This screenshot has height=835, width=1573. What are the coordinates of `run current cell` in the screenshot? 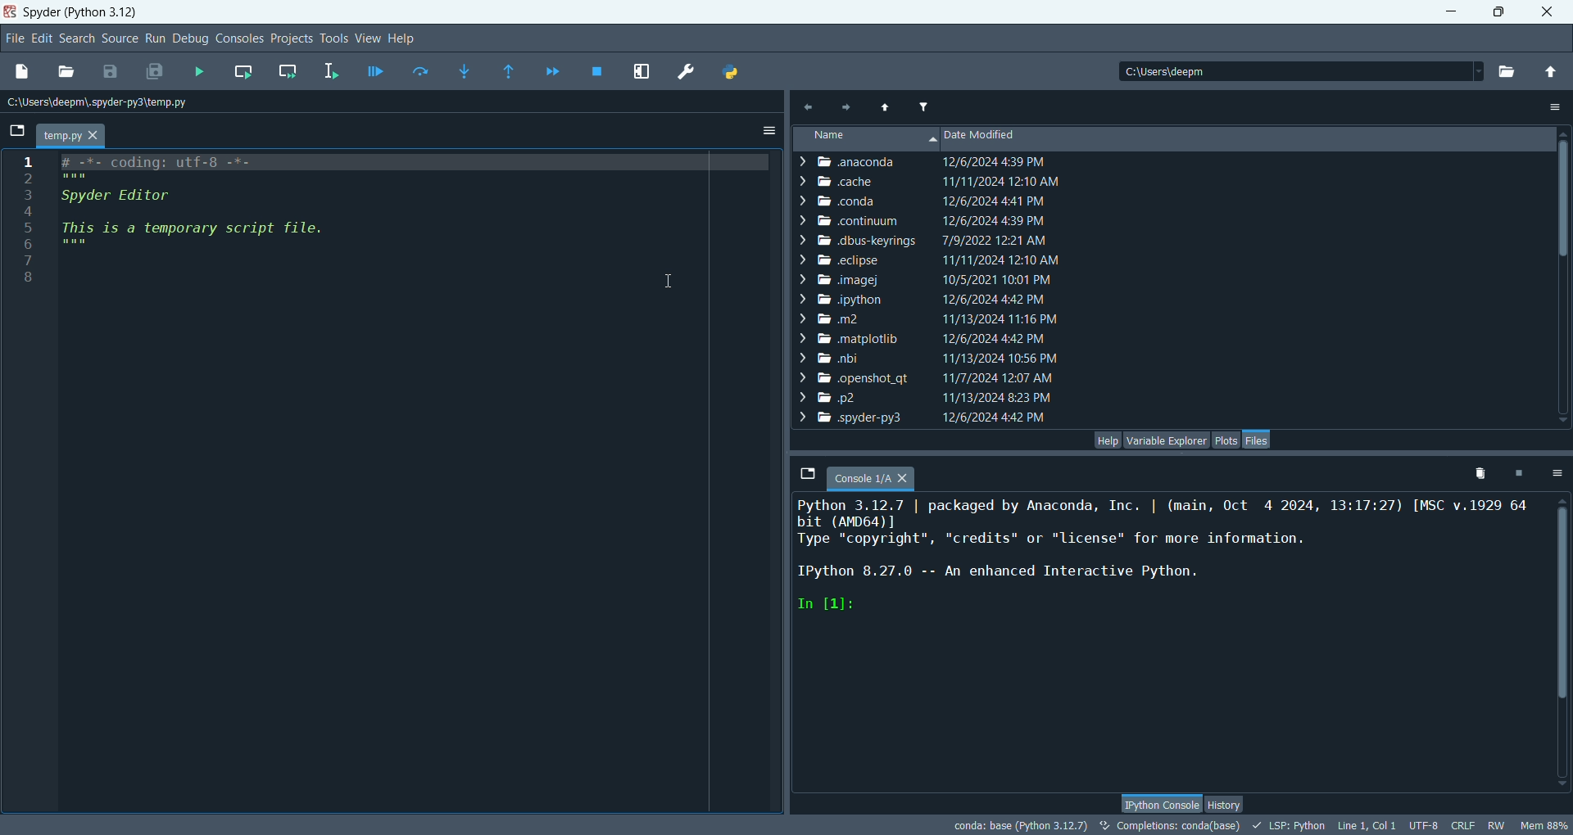 It's located at (243, 72).